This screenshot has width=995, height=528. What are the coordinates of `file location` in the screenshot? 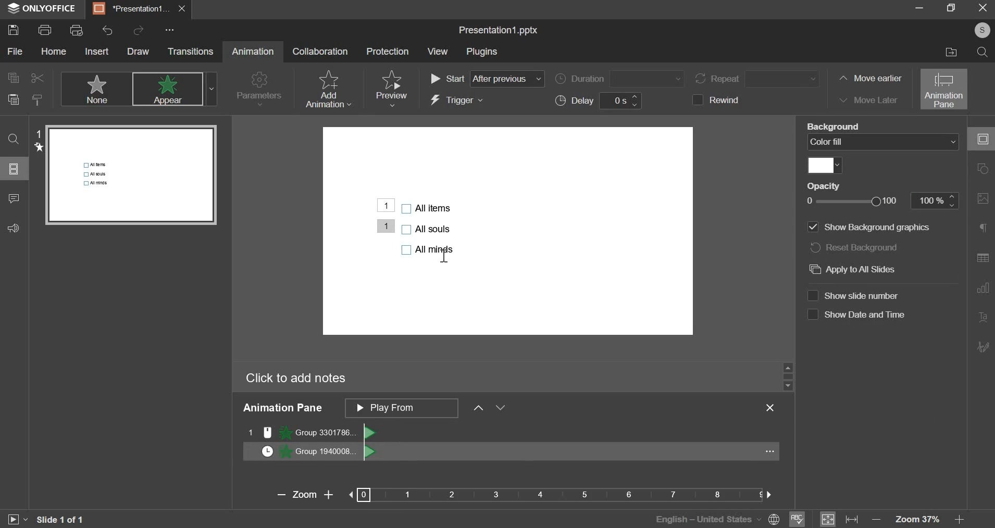 It's located at (947, 52).